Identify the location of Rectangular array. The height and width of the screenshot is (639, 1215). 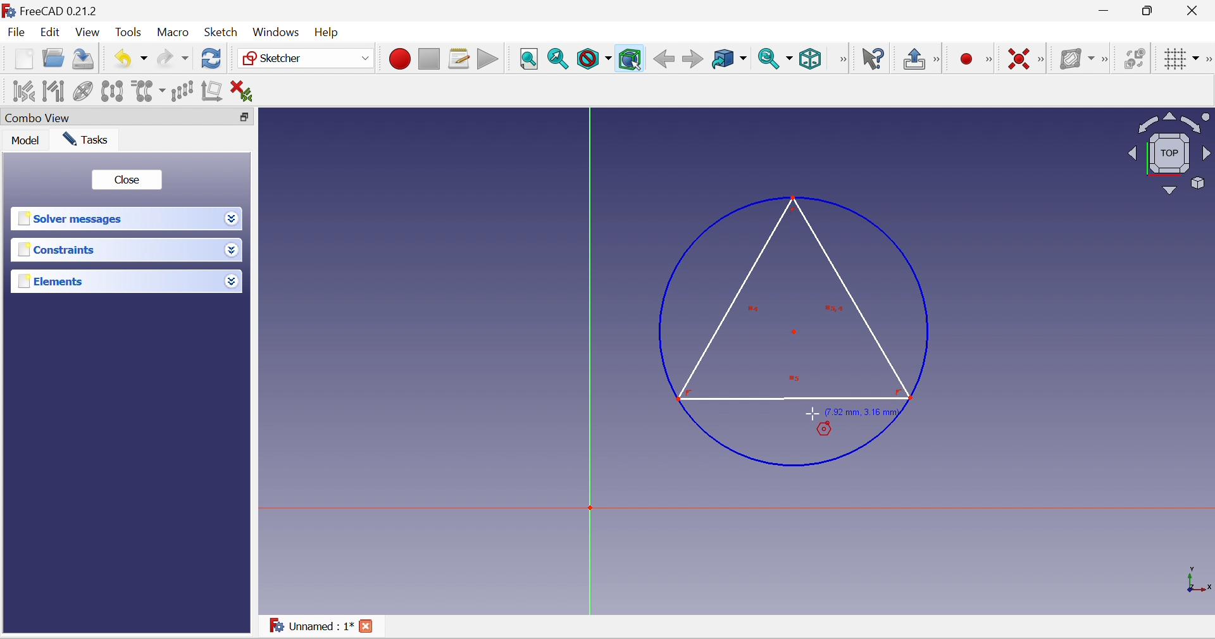
(183, 91).